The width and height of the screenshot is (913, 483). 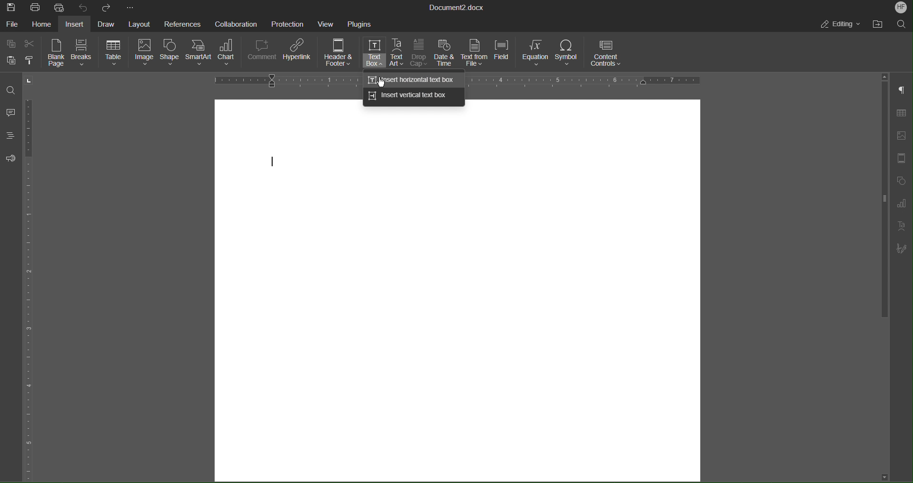 I want to click on Table, so click(x=114, y=53).